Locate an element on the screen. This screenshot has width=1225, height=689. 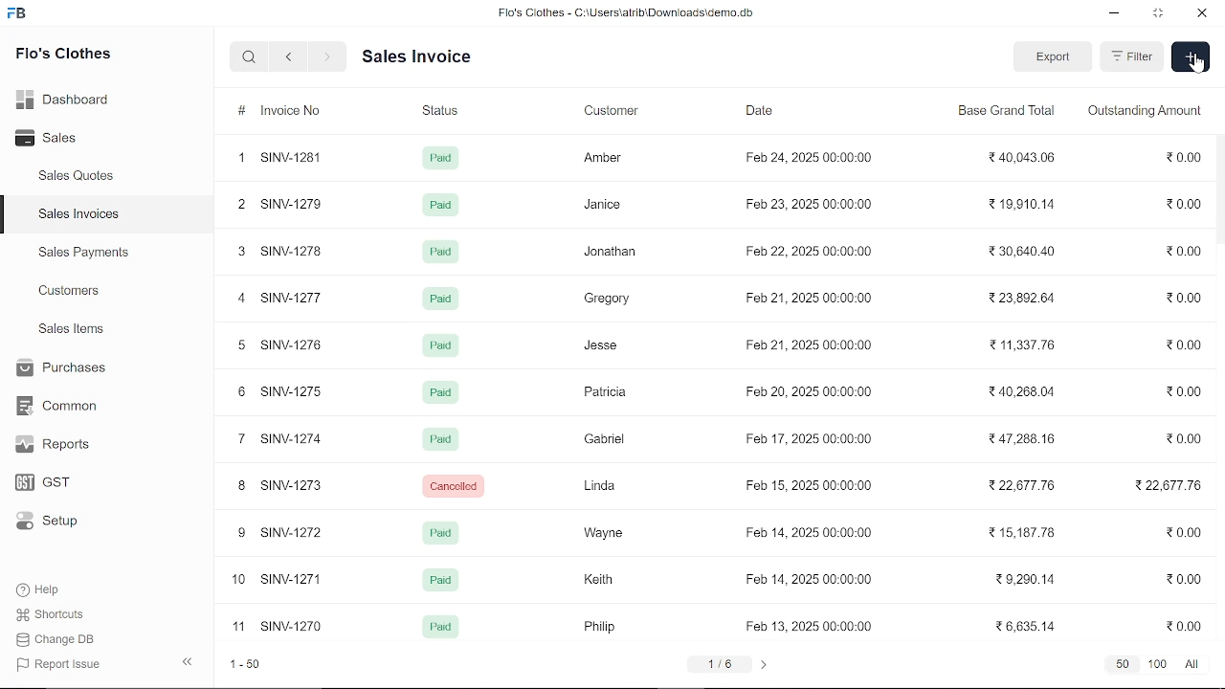
5 SINV-1276 Pad Jesse Feb 21, 2025 00:00:00 11,337.76  is located at coordinates (721, 348).